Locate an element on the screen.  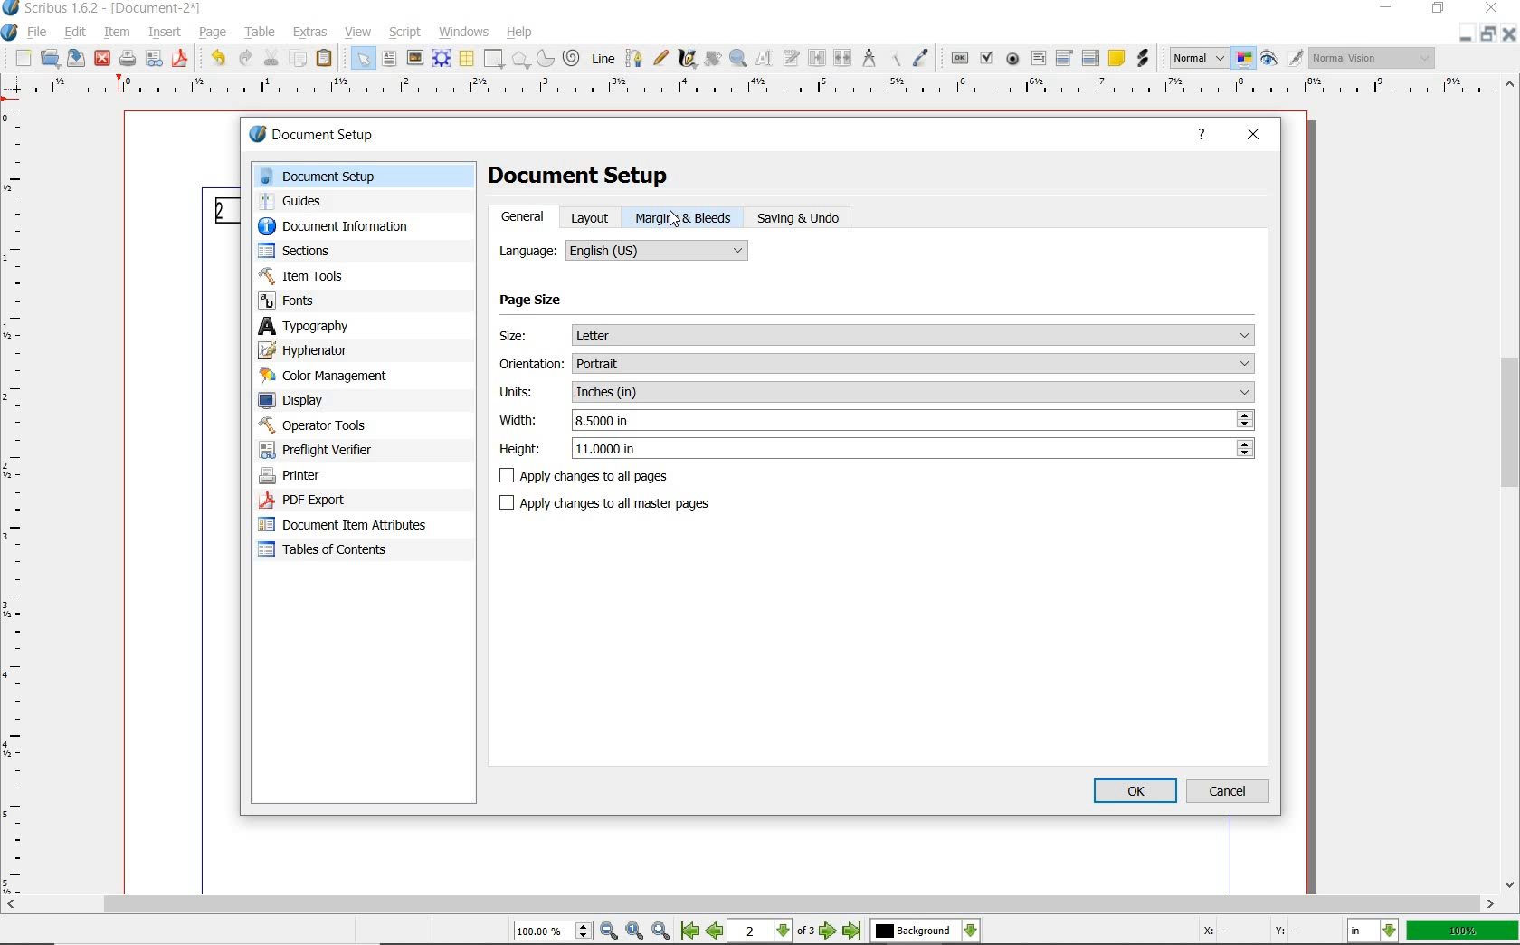
line is located at coordinates (604, 58).